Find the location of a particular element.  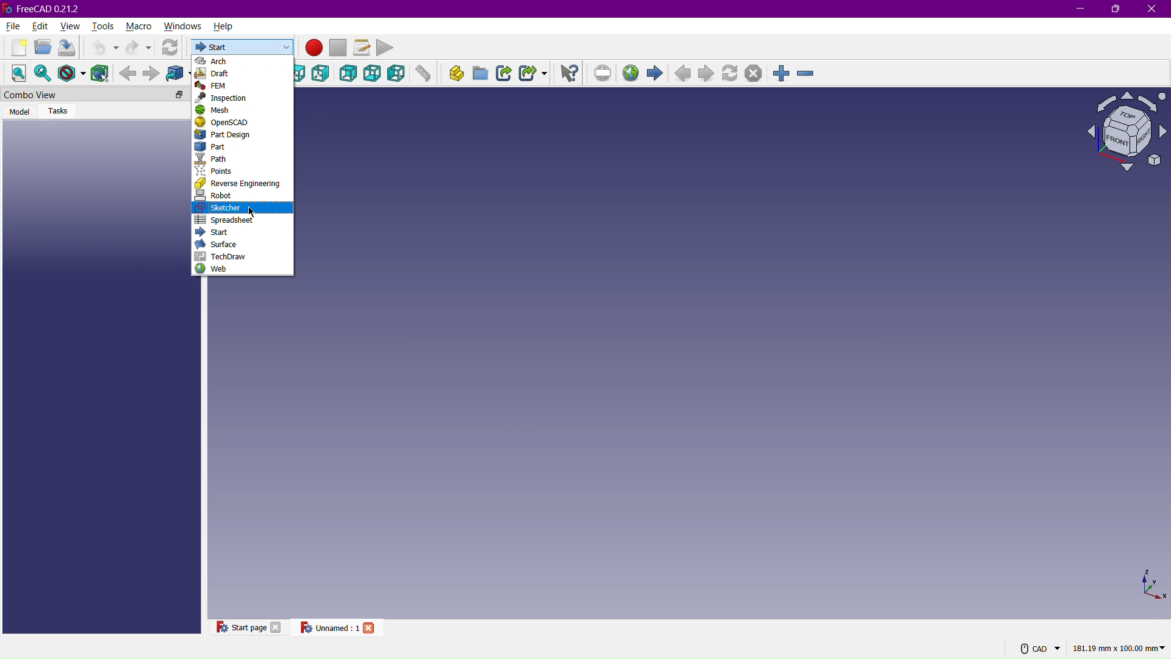

Cursor at Sketcher is located at coordinates (252, 212).